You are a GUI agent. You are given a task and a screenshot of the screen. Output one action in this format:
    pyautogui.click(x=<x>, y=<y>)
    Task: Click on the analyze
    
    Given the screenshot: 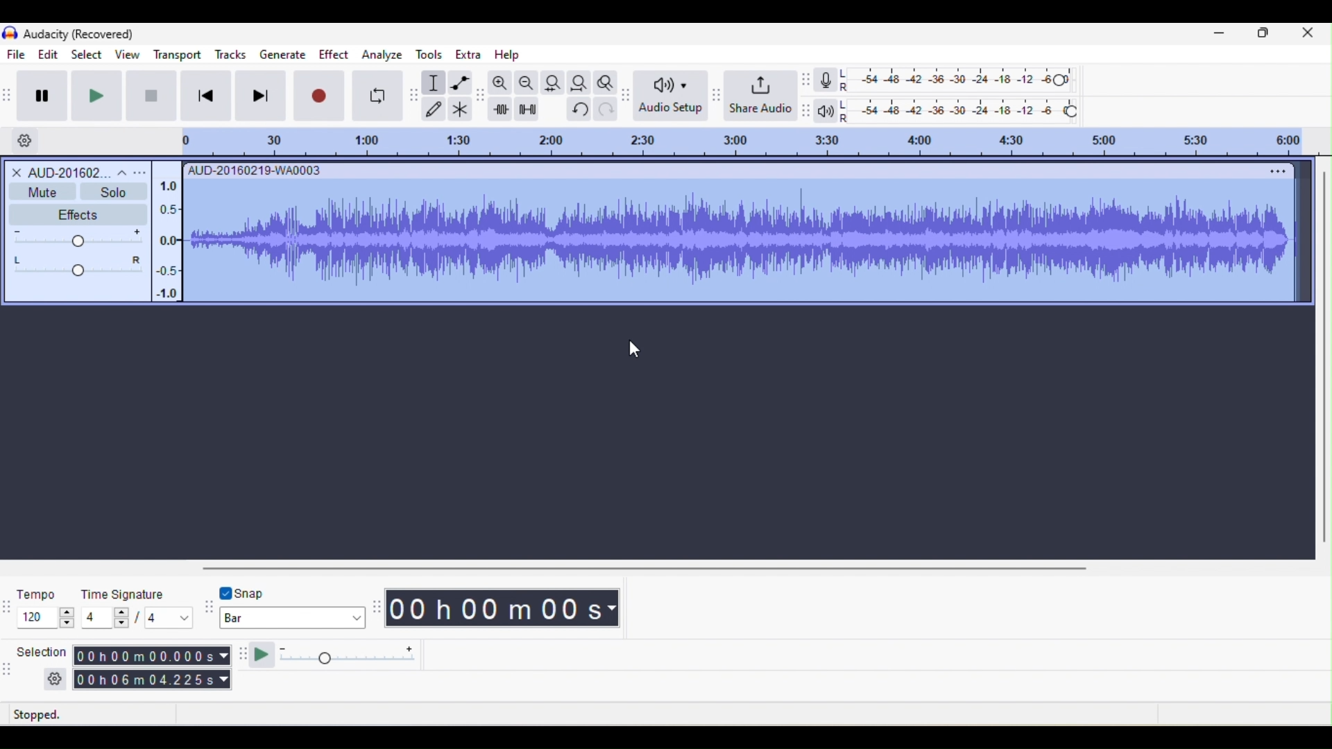 What is the action you would take?
    pyautogui.click(x=382, y=57)
    